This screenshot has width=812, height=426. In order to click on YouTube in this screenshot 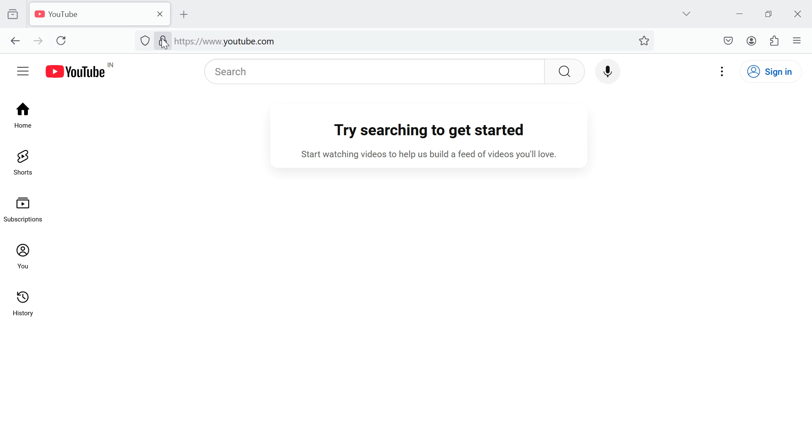, I will do `click(88, 14)`.